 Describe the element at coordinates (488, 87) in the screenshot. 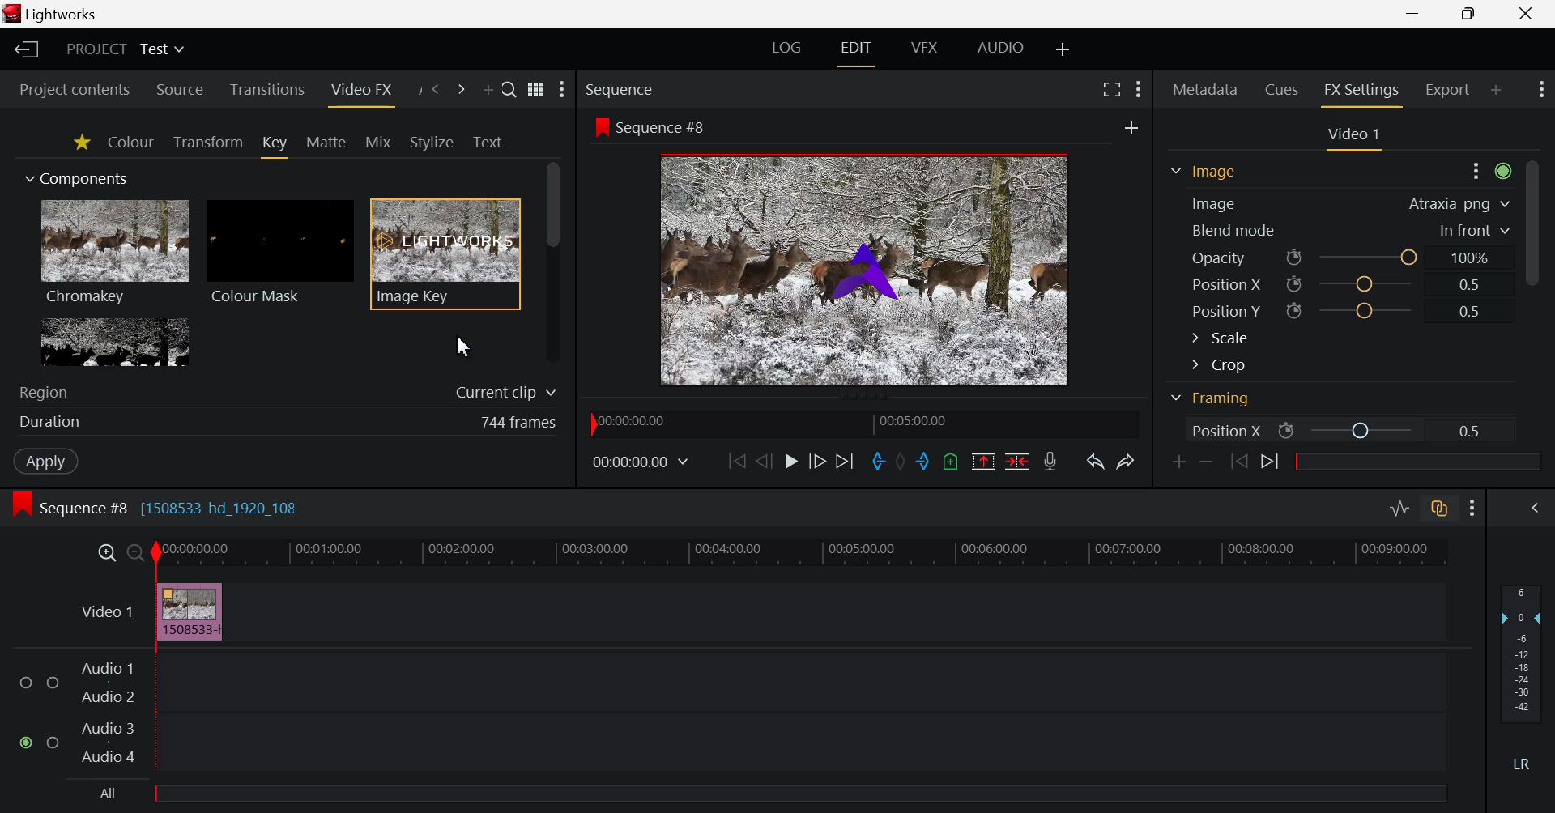

I see `Add Panel` at that location.